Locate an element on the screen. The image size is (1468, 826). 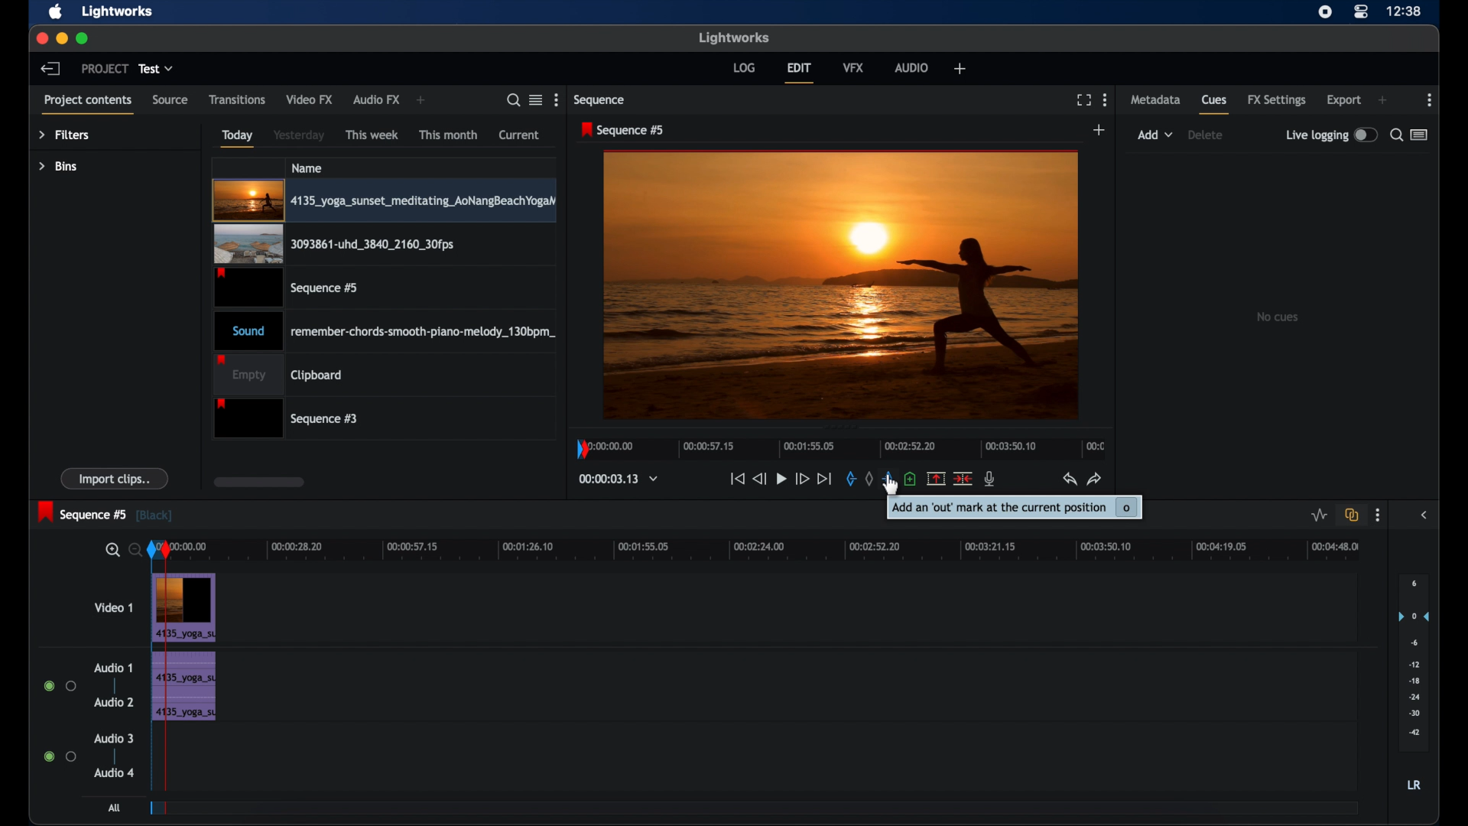
this week is located at coordinates (372, 134).